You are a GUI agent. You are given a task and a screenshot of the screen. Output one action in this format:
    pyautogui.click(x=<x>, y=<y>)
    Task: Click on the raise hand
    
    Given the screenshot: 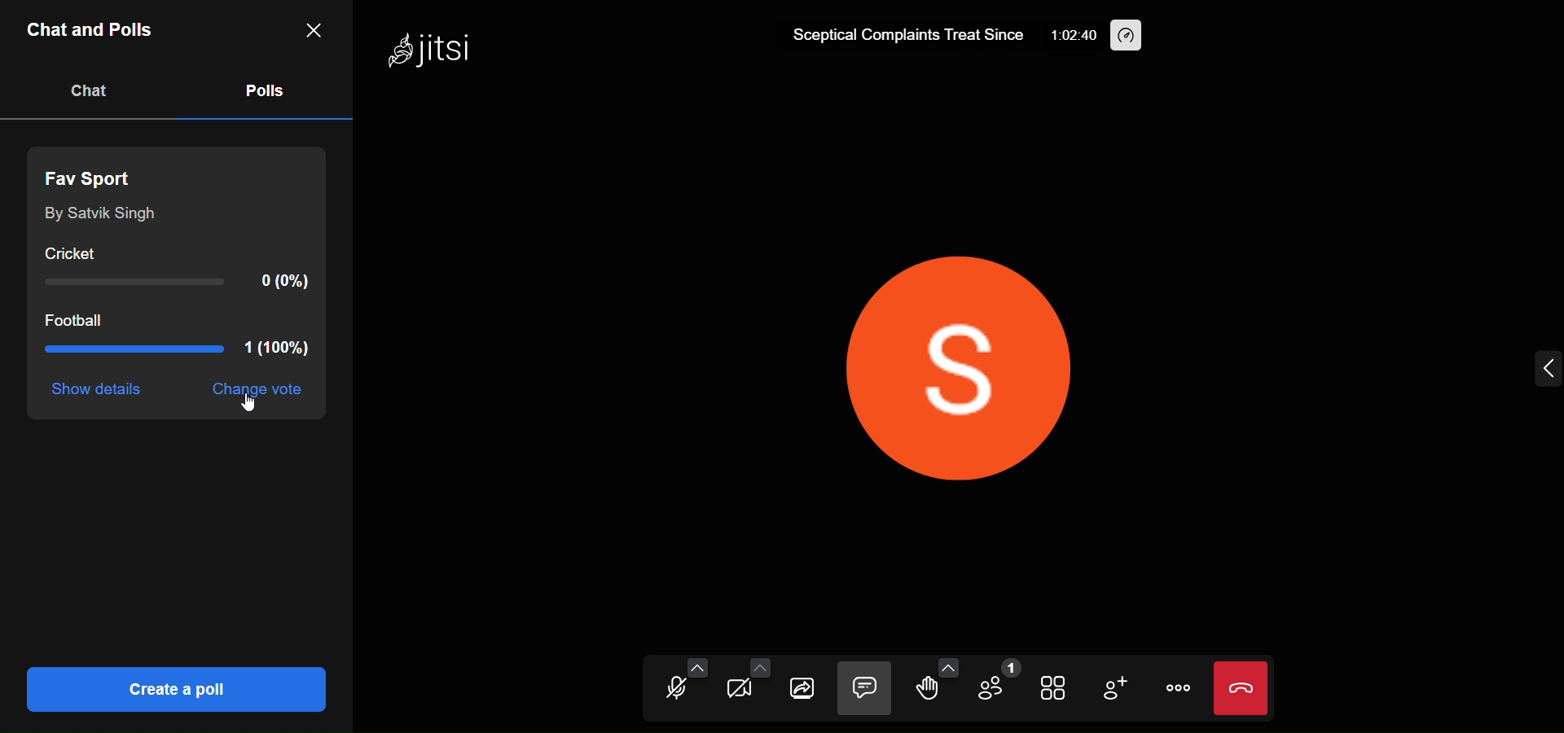 What is the action you would take?
    pyautogui.click(x=924, y=691)
    